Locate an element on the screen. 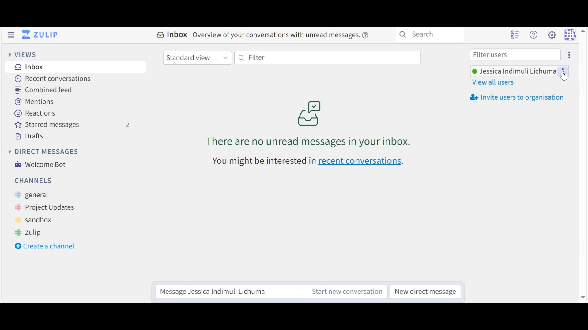 This screenshot has width=588, height=330. Down is located at coordinates (582, 295).